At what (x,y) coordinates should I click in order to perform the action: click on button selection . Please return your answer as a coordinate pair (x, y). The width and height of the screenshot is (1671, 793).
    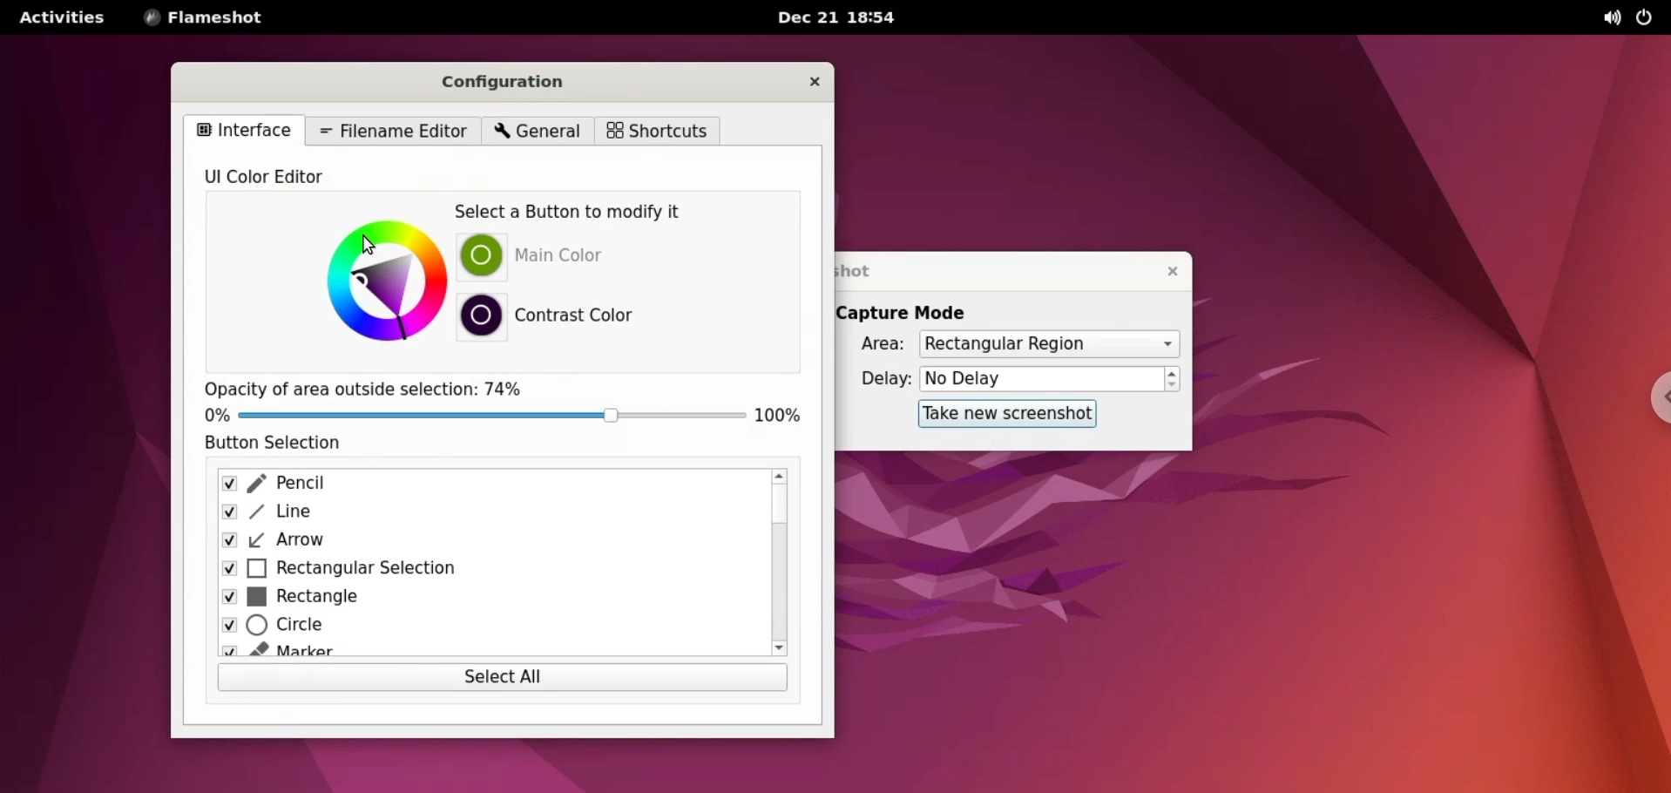
    Looking at the image, I should click on (281, 446).